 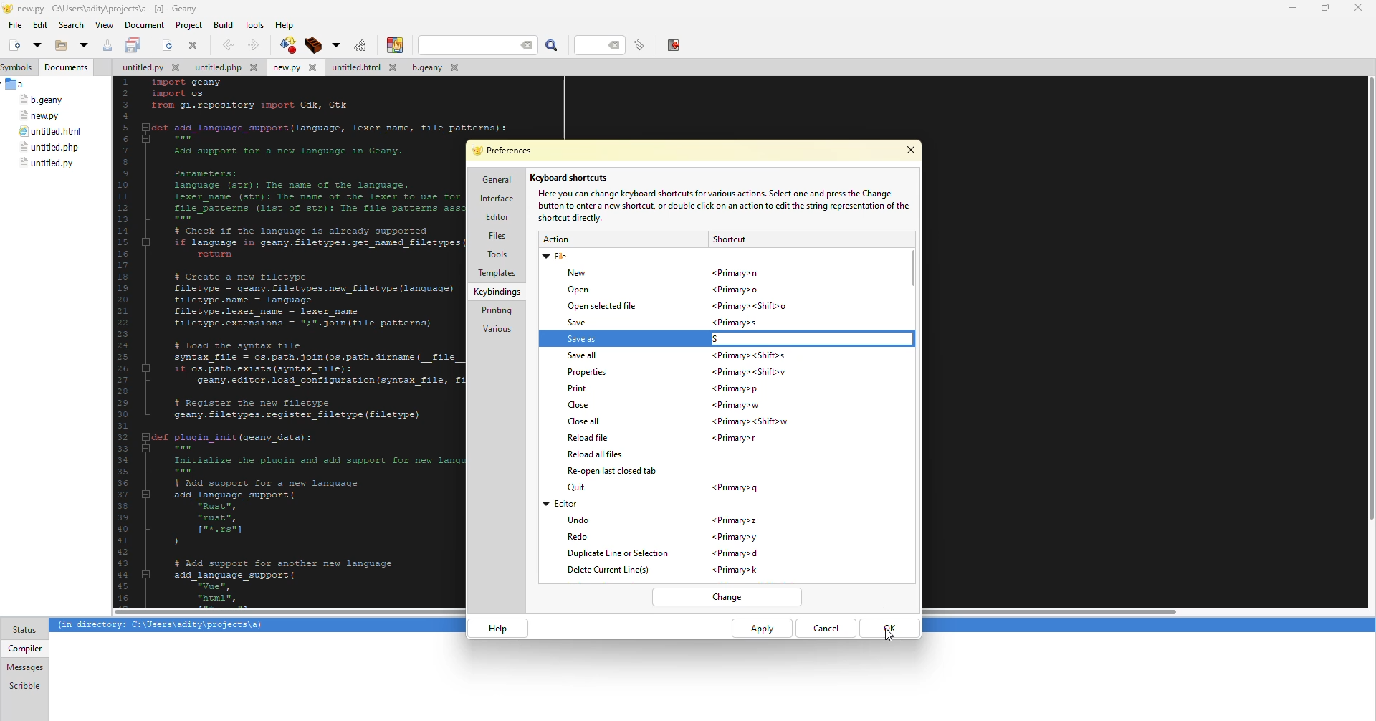 What do you see at coordinates (576, 323) in the screenshot?
I see `save` at bounding box center [576, 323].